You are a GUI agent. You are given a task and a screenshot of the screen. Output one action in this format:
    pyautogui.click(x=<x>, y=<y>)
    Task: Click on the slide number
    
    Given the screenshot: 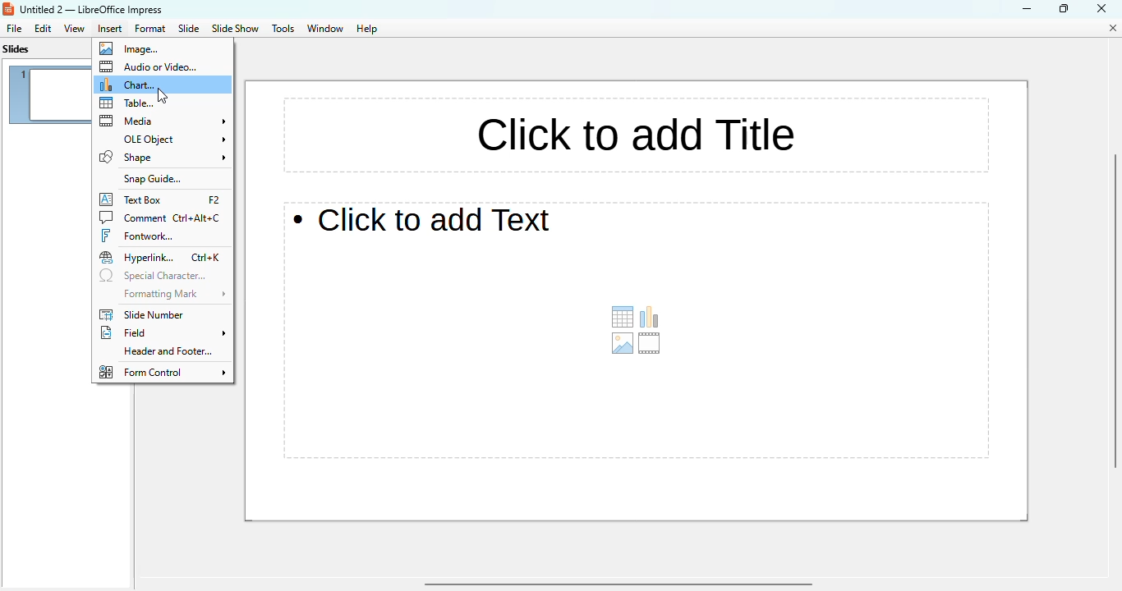 What is the action you would take?
    pyautogui.click(x=141, y=314)
    